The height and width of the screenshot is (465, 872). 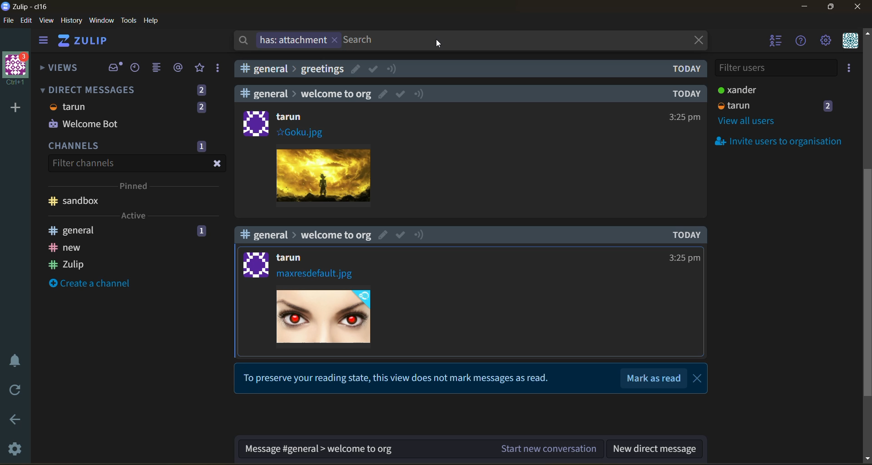 I want to click on new direct message, so click(x=654, y=450).